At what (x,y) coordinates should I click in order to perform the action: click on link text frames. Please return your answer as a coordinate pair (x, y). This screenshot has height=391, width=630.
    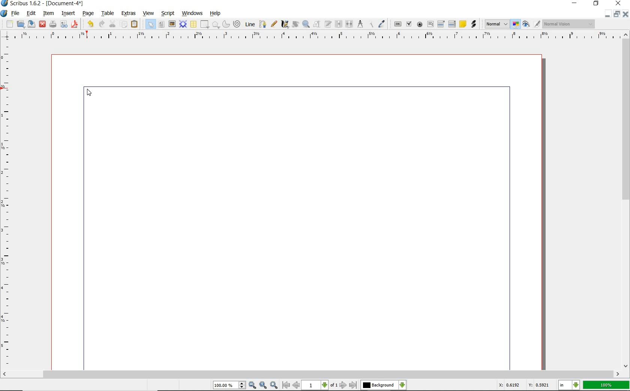
    Looking at the image, I should click on (337, 24).